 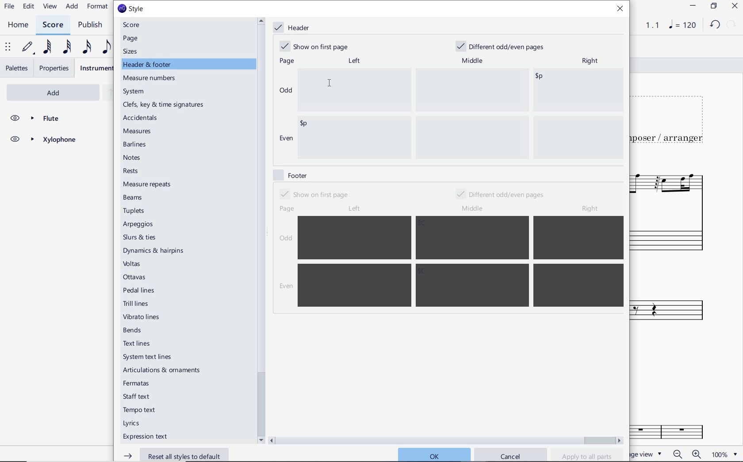 What do you see at coordinates (353, 61) in the screenshot?
I see `left` at bounding box center [353, 61].